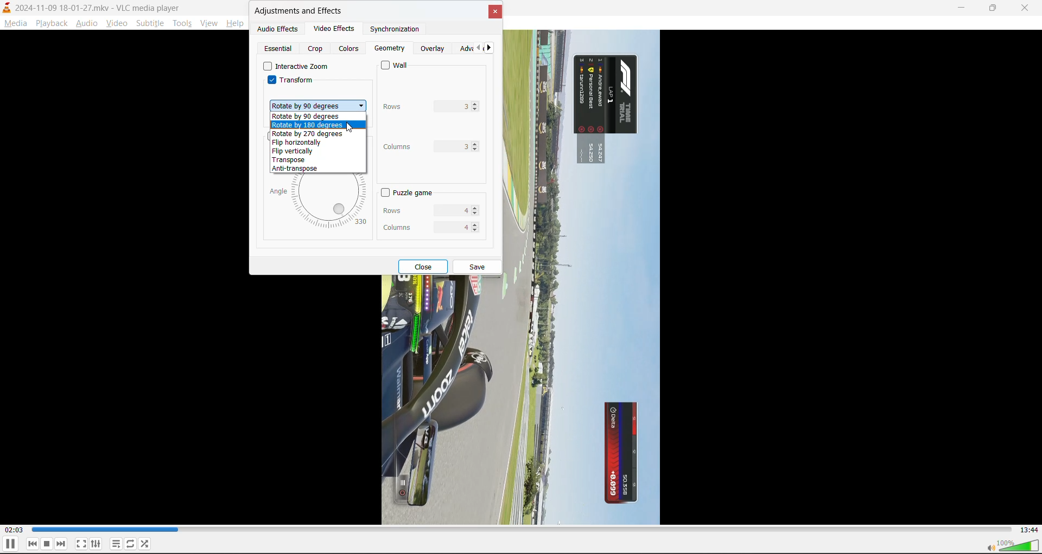  Describe the element at coordinates (425, 266) in the screenshot. I see `close` at that location.